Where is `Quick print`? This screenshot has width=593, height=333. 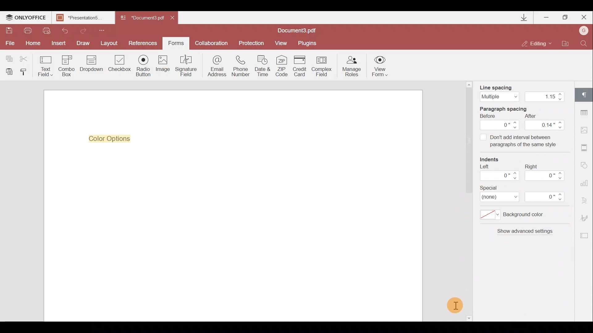 Quick print is located at coordinates (47, 31).